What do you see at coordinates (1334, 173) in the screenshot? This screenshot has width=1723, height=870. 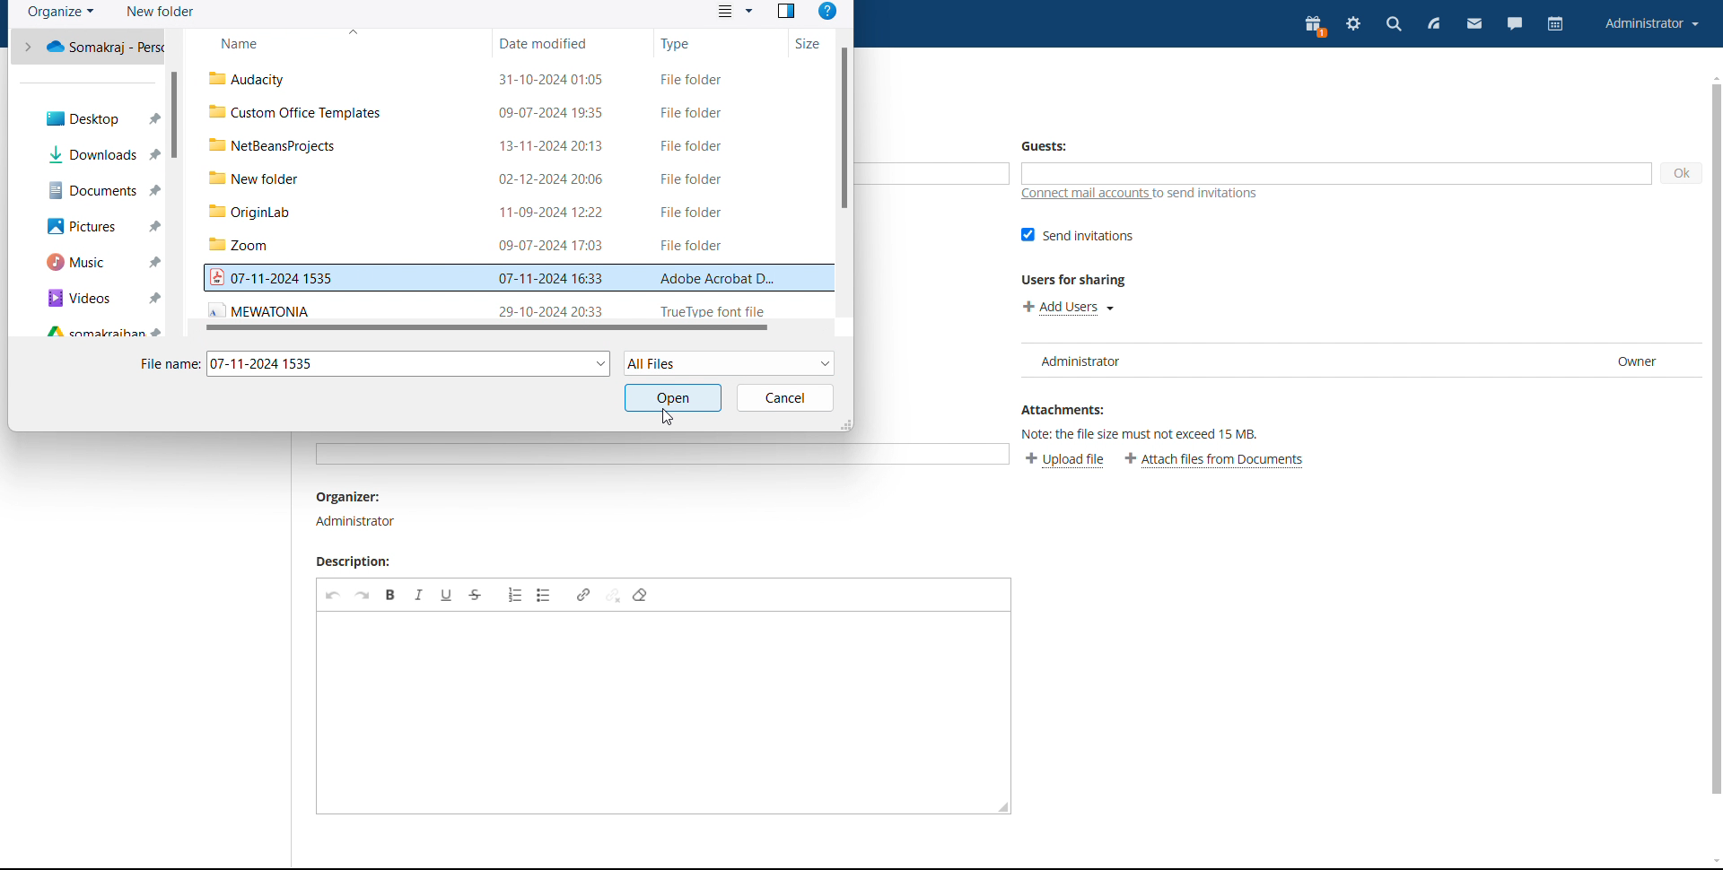 I see `add guests` at bounding box center [1334, 173].